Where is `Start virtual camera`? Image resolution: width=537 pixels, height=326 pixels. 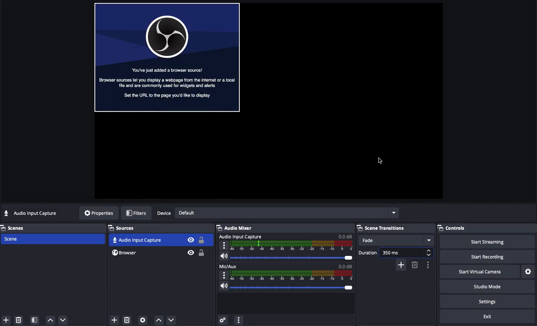 Start virtual camera is located at coordinates (478, 272).